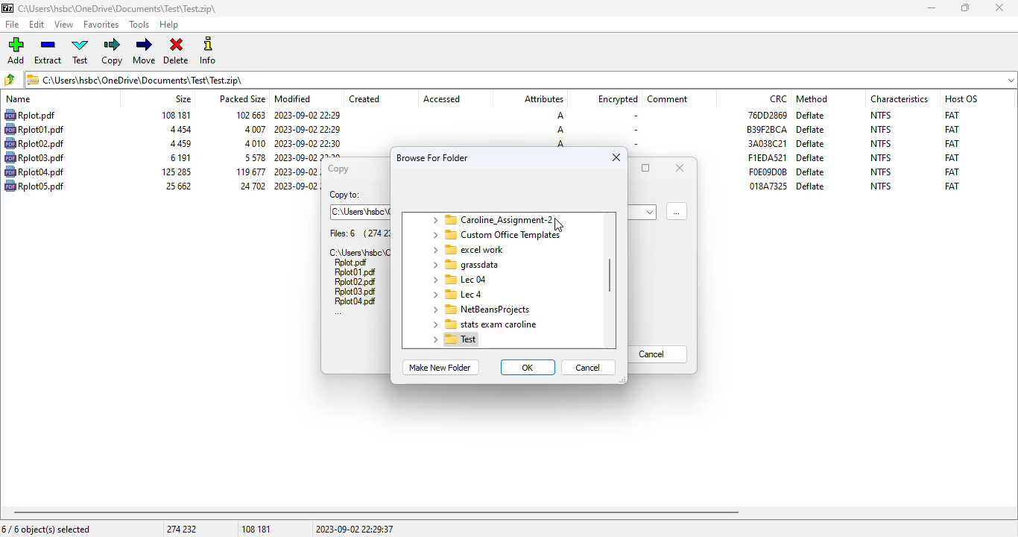 Image resolution: width=1018 pixels, height=537 pixels. I want to click on close, so click(616, 157).